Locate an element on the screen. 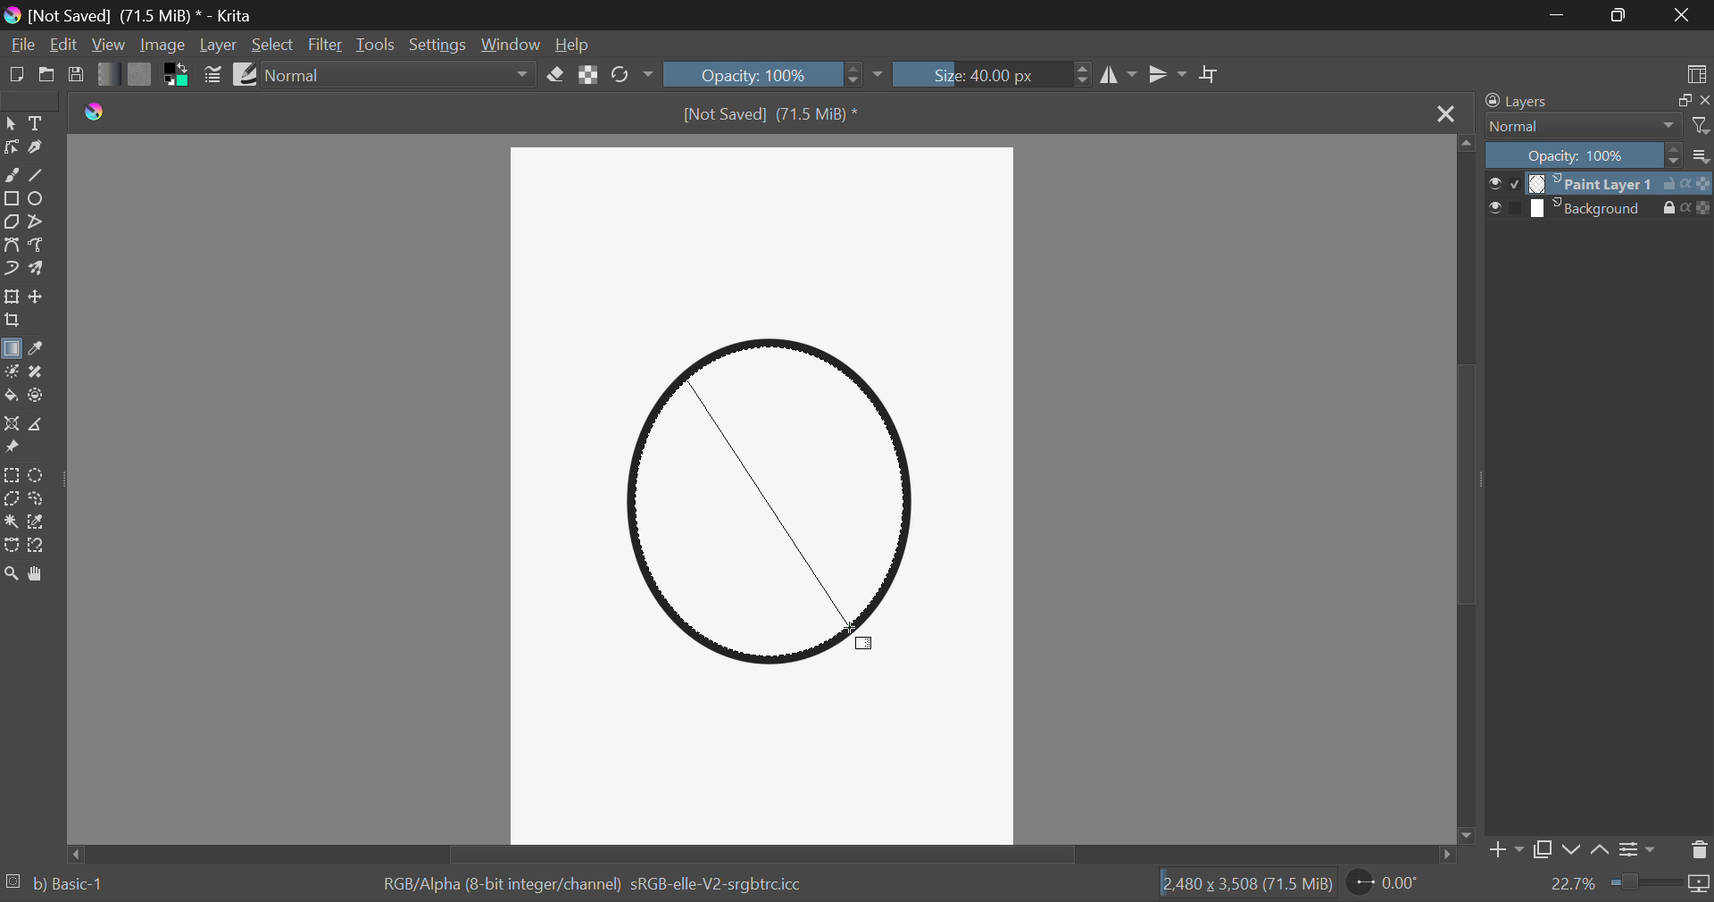 The width and height of the screenshot is (1714, 902). Copy Layer is located at coordinates (1544, 849).